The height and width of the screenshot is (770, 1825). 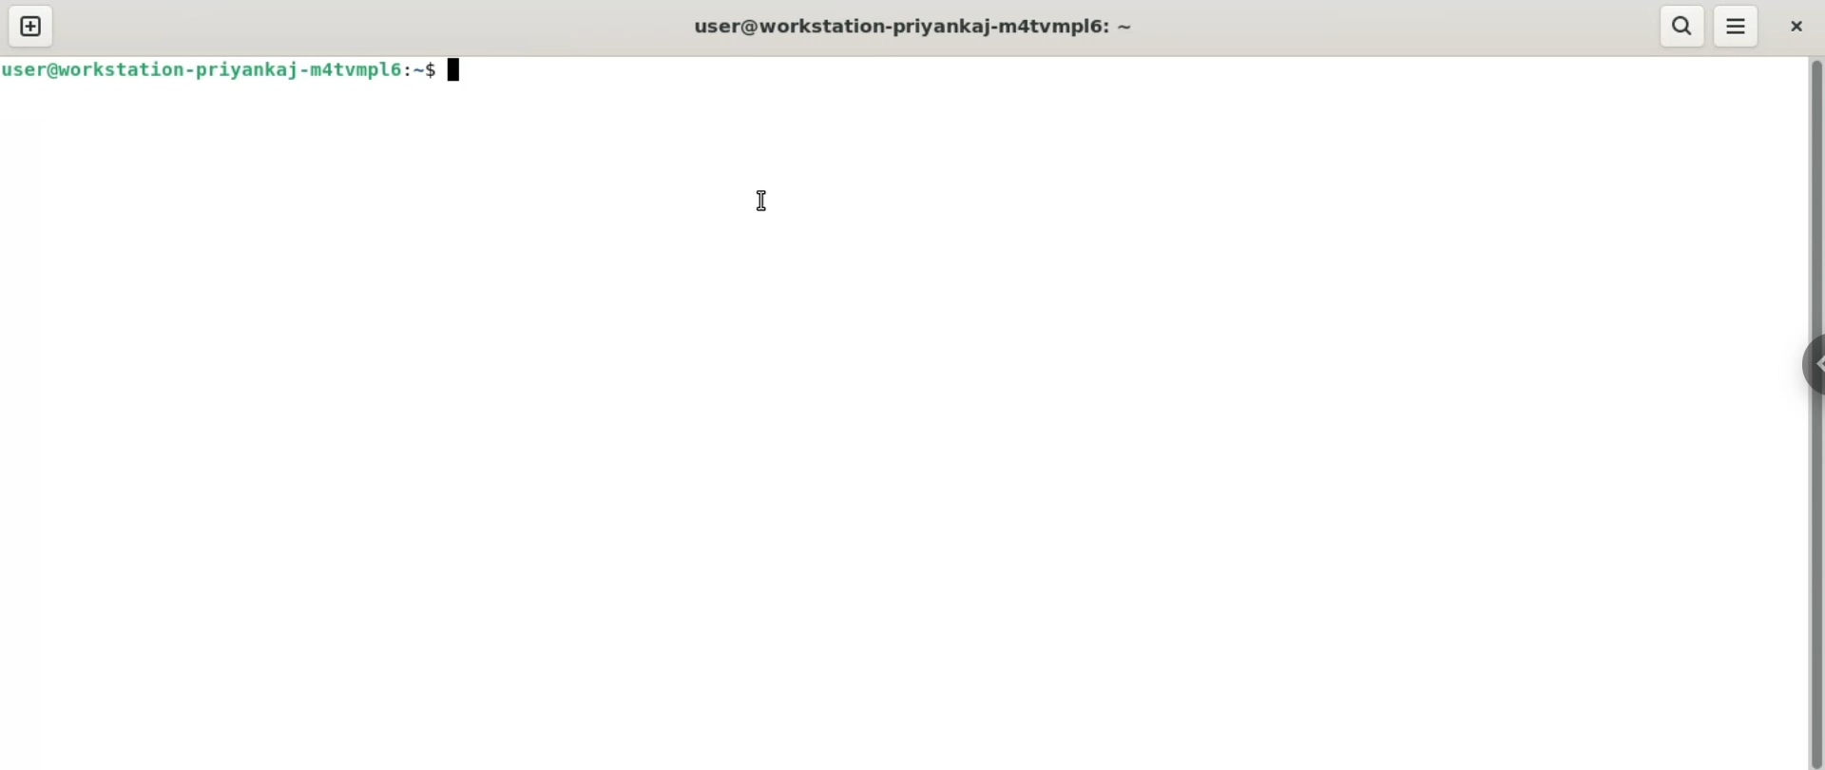 What do you see at coordinates (1814, 414) in the screenshot?
I see `vertical scroll bar` at bounding box center [1814, 414].